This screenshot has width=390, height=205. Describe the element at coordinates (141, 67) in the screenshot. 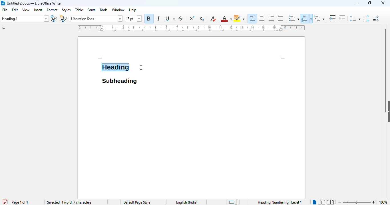

I see `cursor` at that location.